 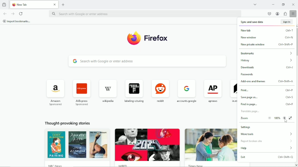 What do you see at coordinates (267, 90) in the screenshot?
I see `Print` at bounding box center [267, 90].